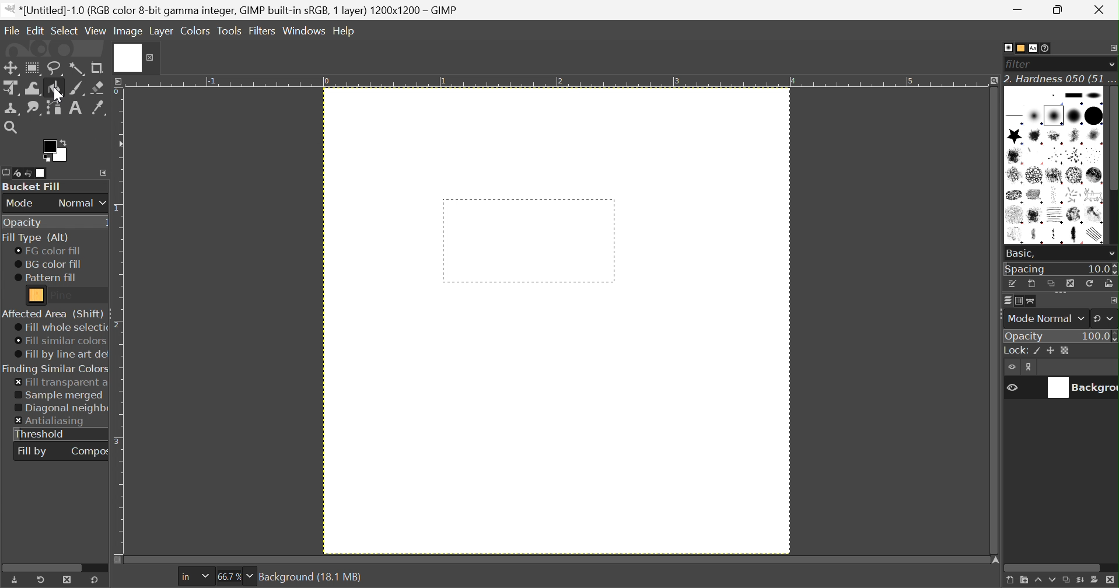 The height and width of the screenshot is (588, 1119). What do you see at coordinates (1014, 195) in the screenshot?
I see `Charcoal` at bounding box center [1014, 195].